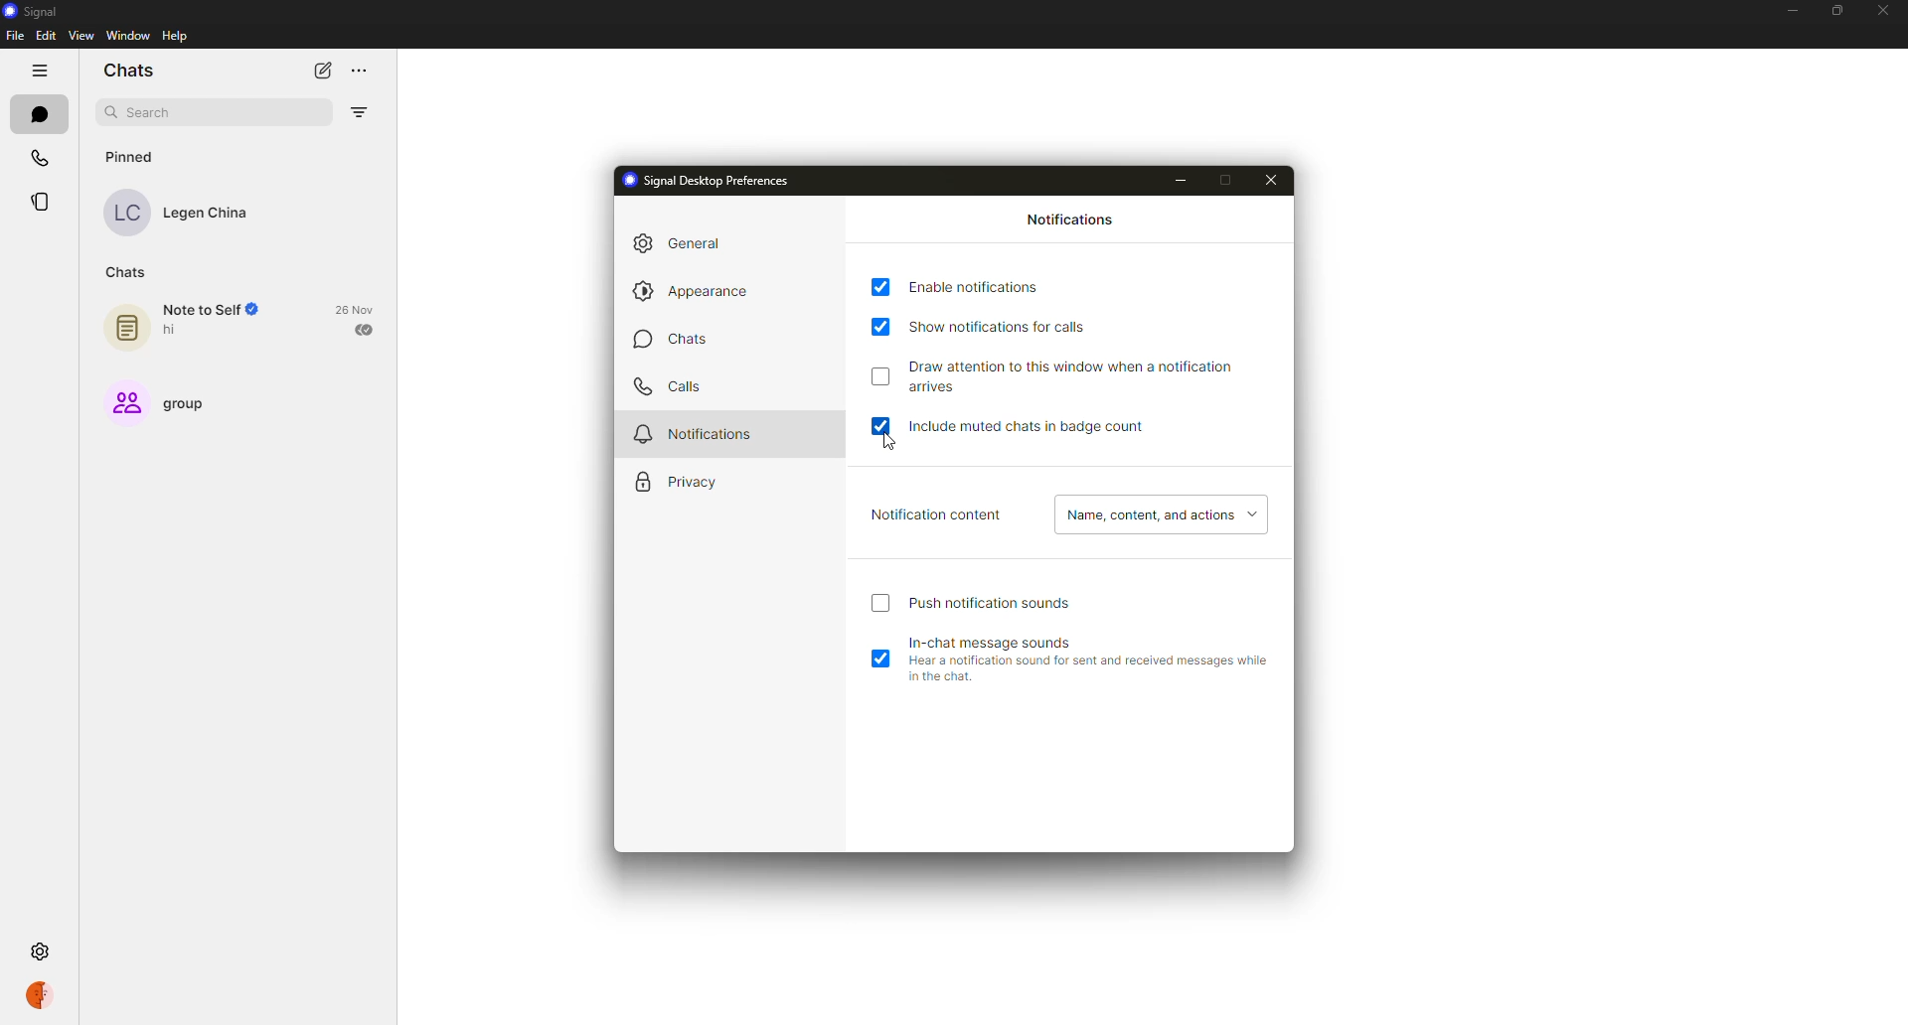  I want to click on minimize, so click(1790, 12).